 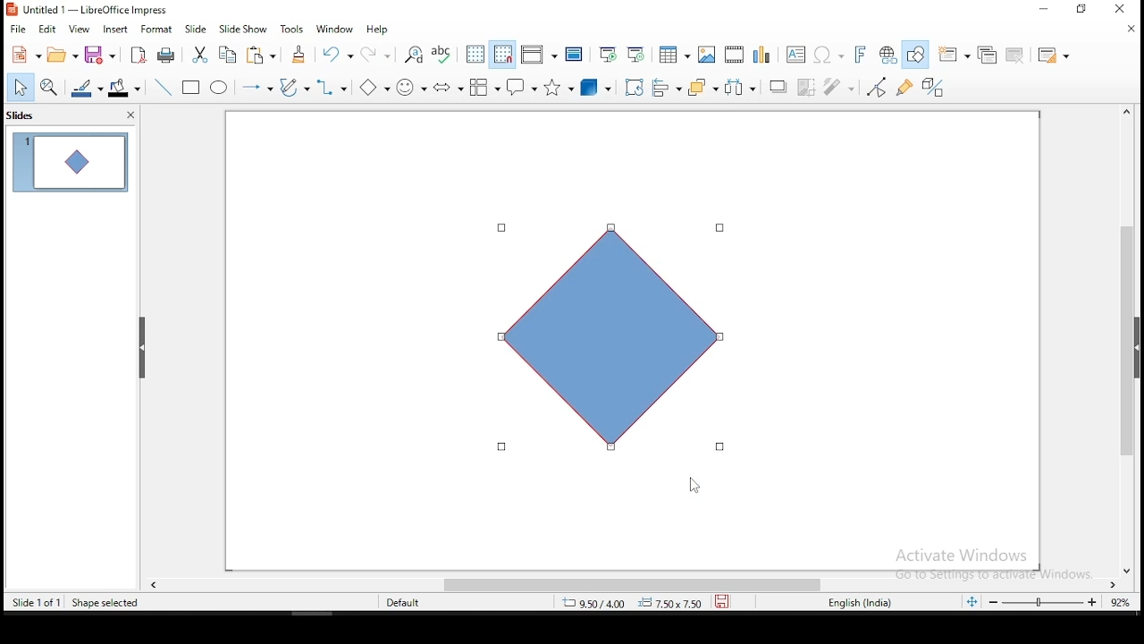 I want to click on shape selected, so click(x=105, y=603).